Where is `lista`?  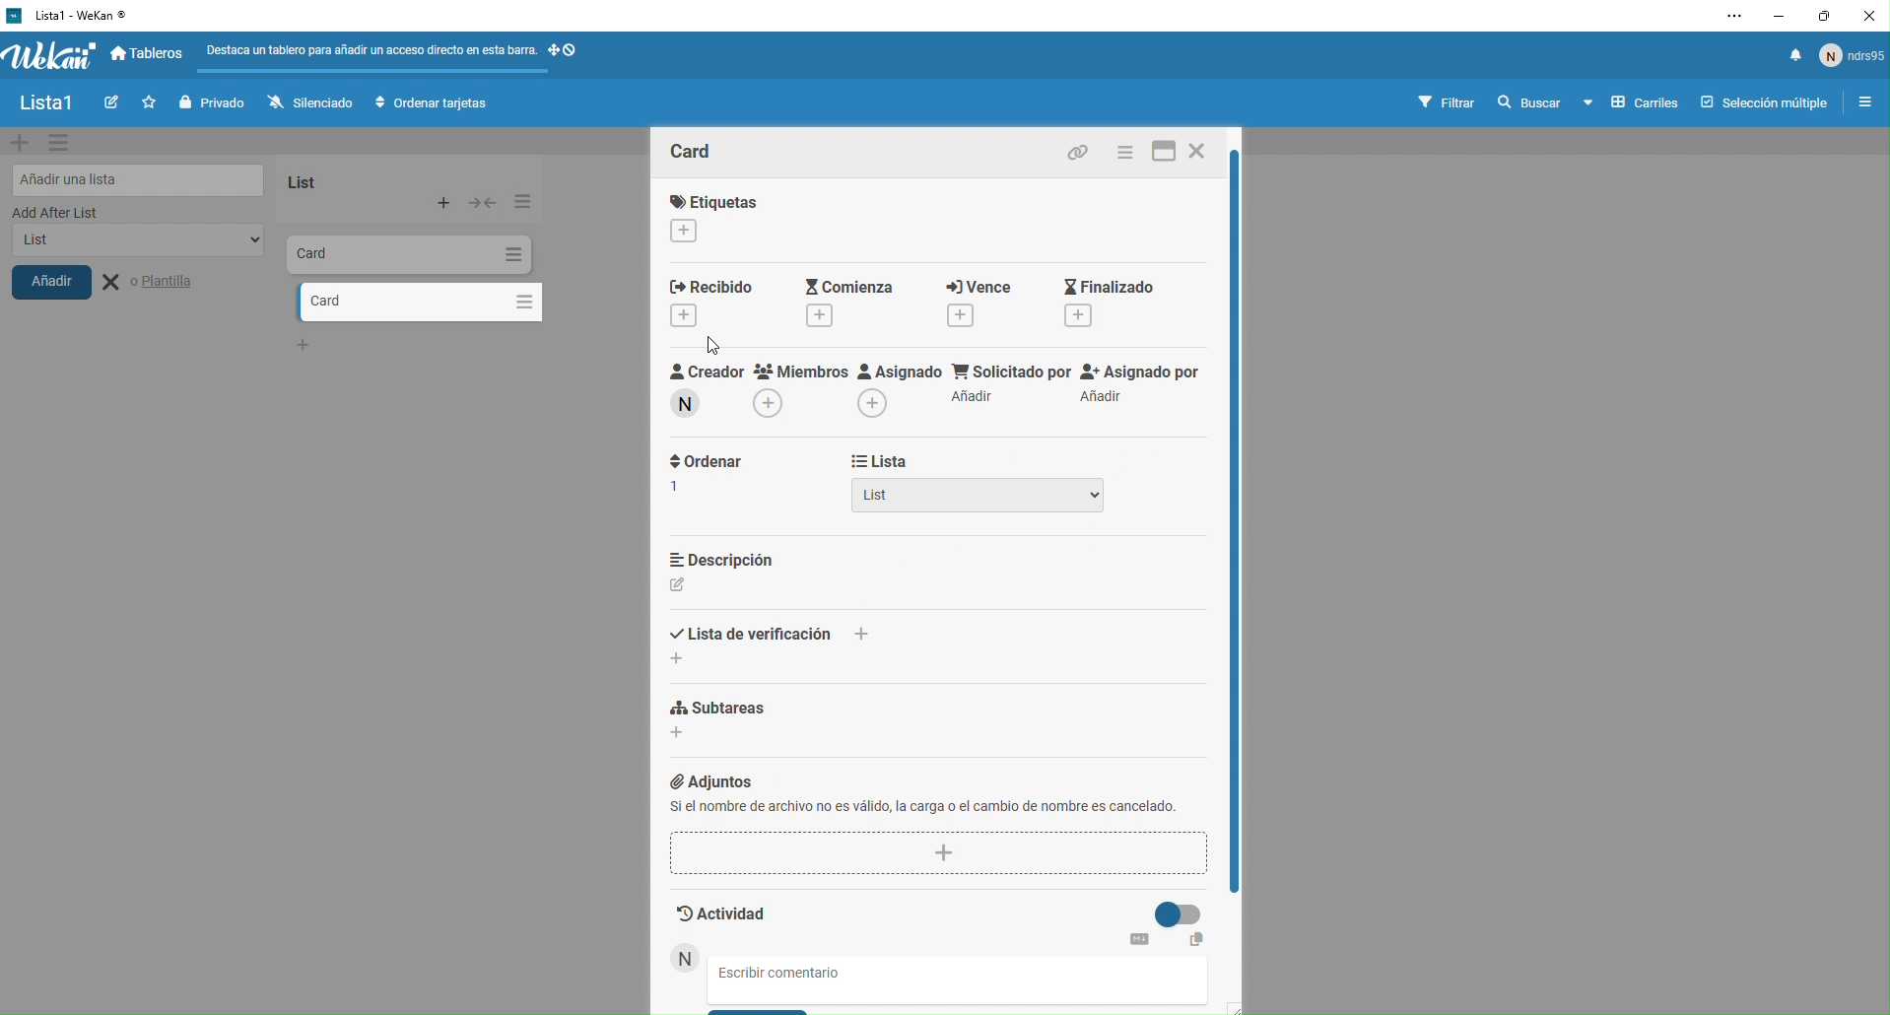 lista is located at coordinates (930, 462).